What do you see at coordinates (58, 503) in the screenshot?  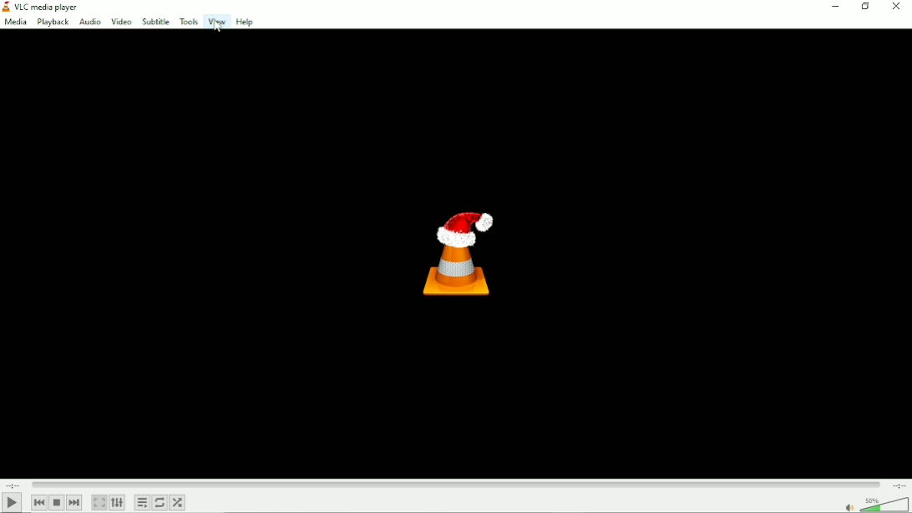 I see `Stop playback` at bounding box center [58, 503].